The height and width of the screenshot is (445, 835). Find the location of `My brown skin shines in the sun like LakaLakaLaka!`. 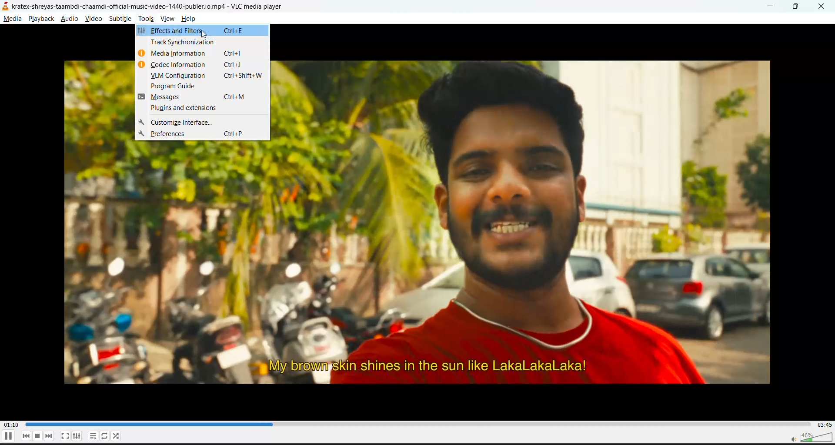

My brown skin shines in the sun like LakaLakaLaka! is located at coordinates (427, 367).